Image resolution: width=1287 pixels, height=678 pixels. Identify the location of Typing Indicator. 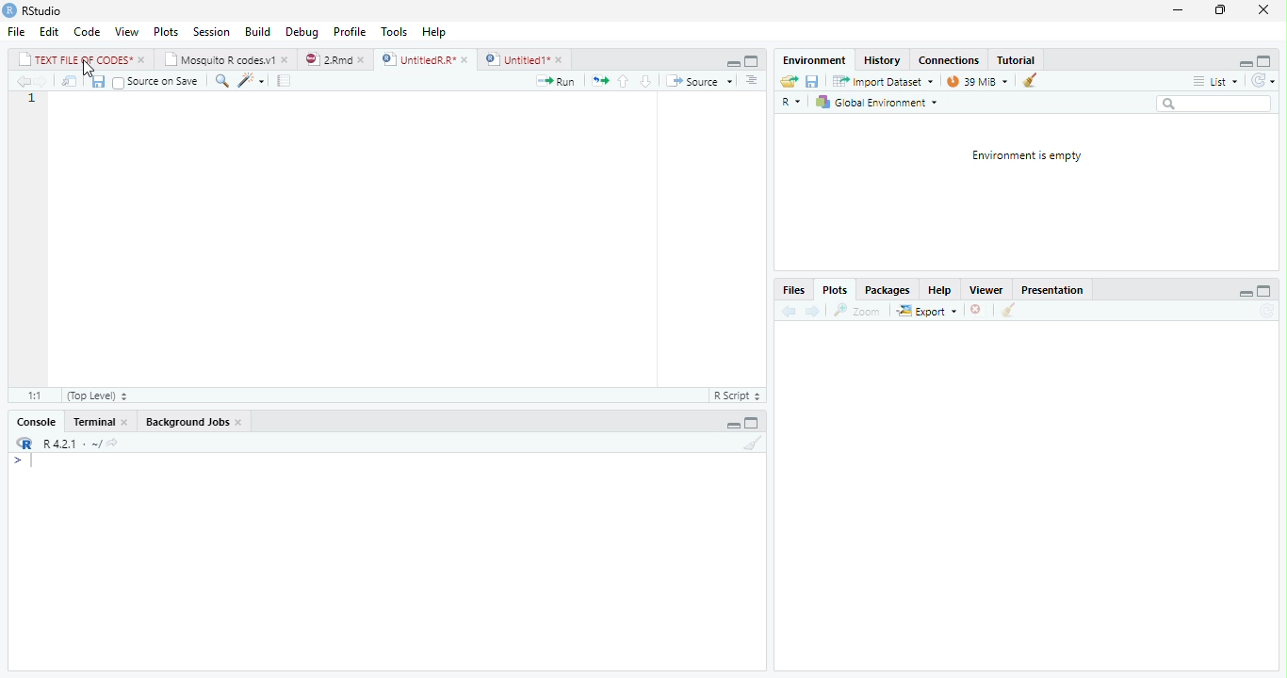
(22, 460).